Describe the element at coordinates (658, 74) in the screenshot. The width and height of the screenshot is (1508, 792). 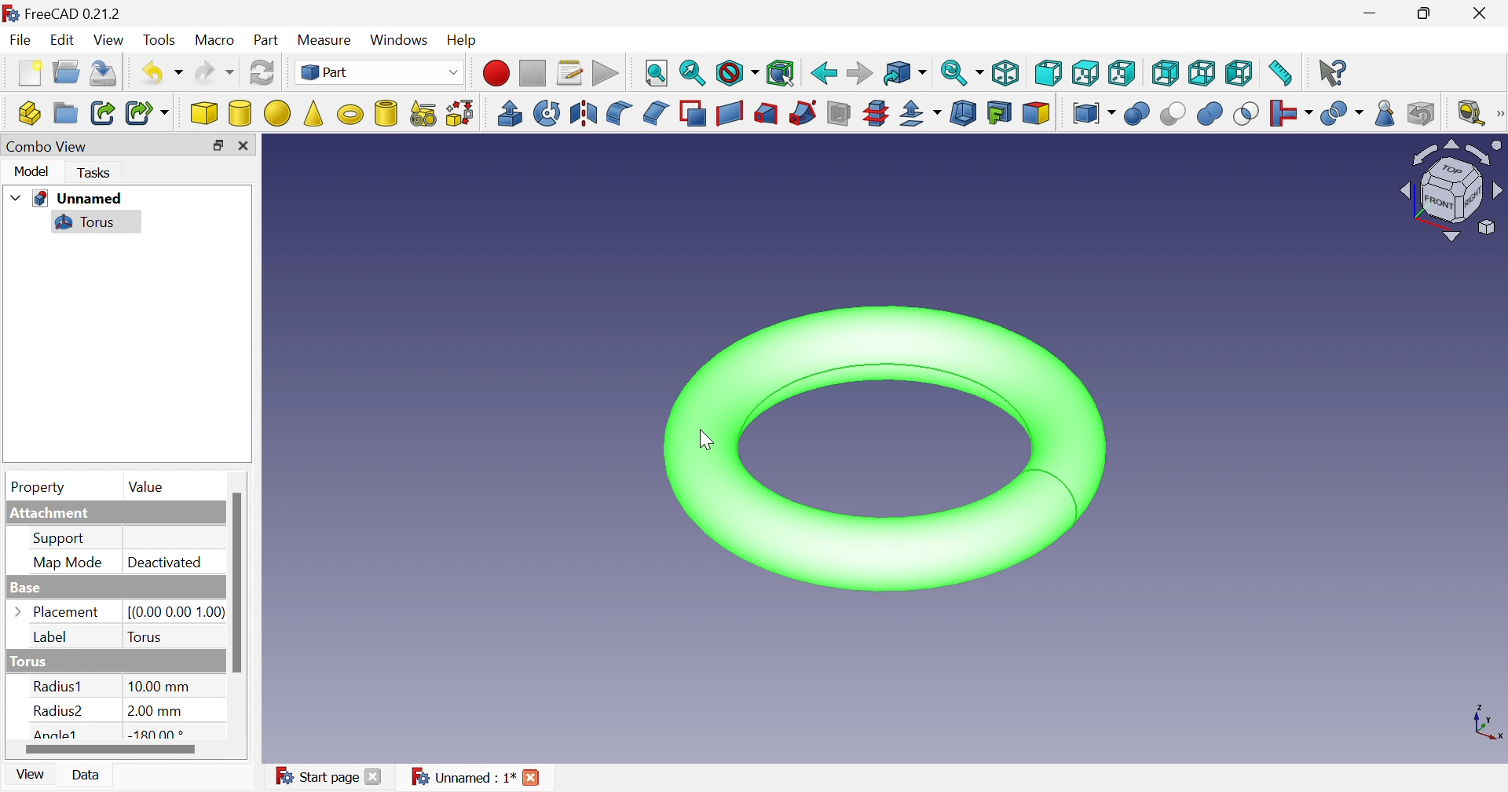
I see `Fit all` at that location.